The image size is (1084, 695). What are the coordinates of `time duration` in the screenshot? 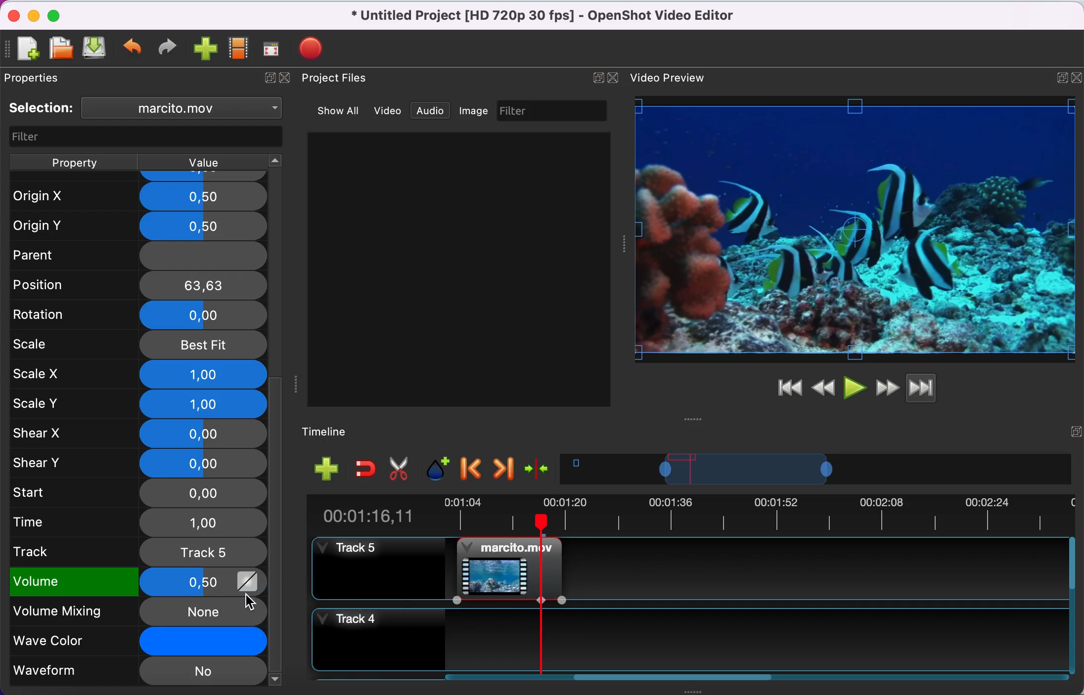 It's located at (688, 515).